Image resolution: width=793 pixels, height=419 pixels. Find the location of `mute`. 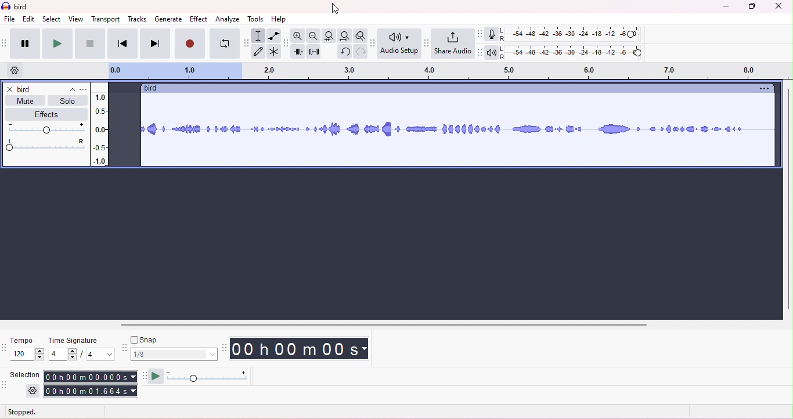

mute is located at coordinates (26, 103).